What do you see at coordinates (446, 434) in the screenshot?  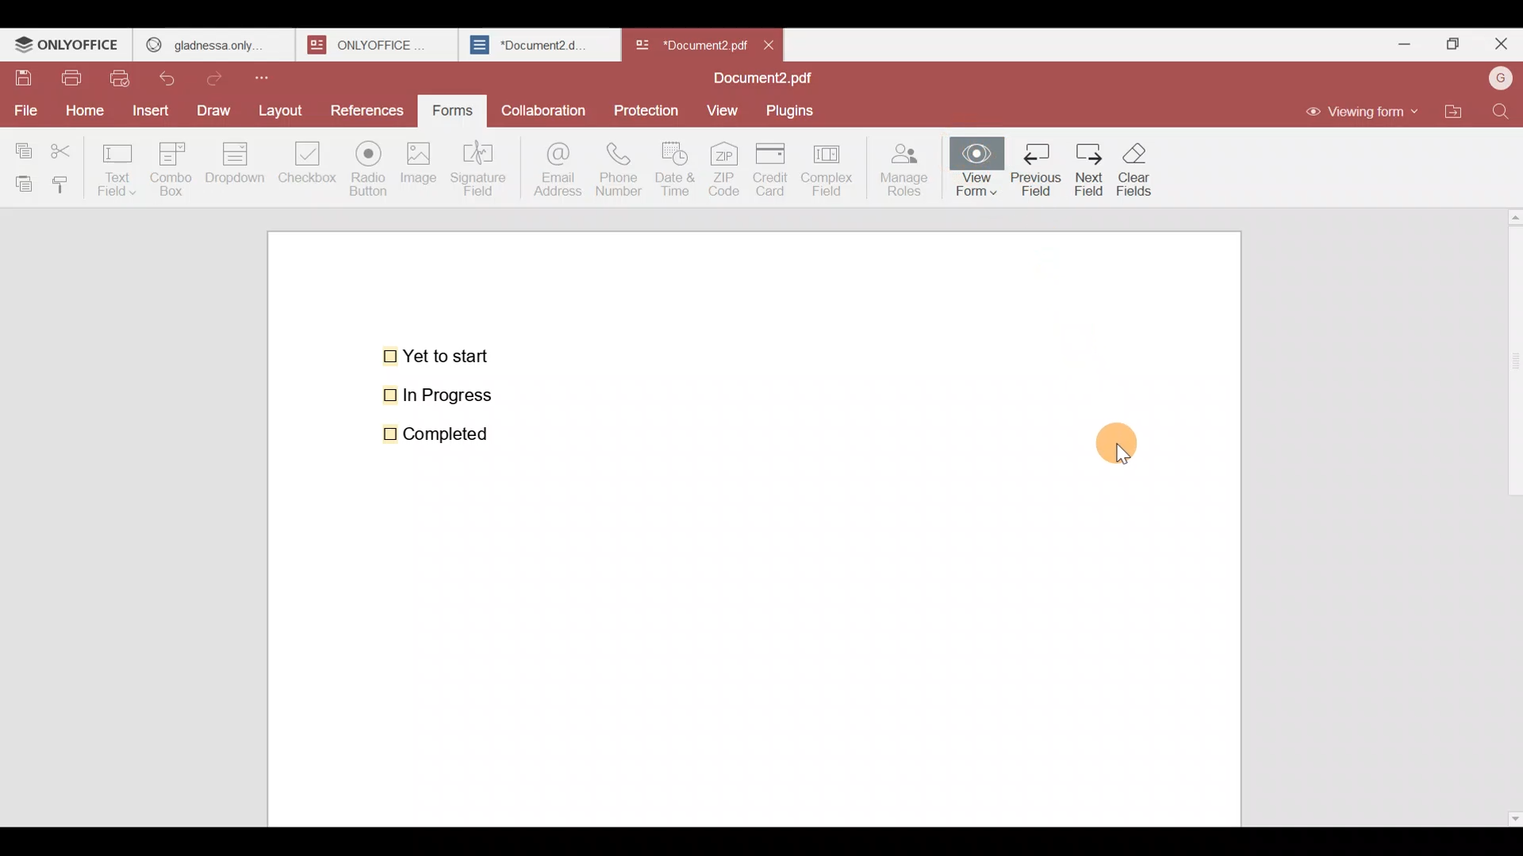 I see `Completed` at bounding box center [446, 434].